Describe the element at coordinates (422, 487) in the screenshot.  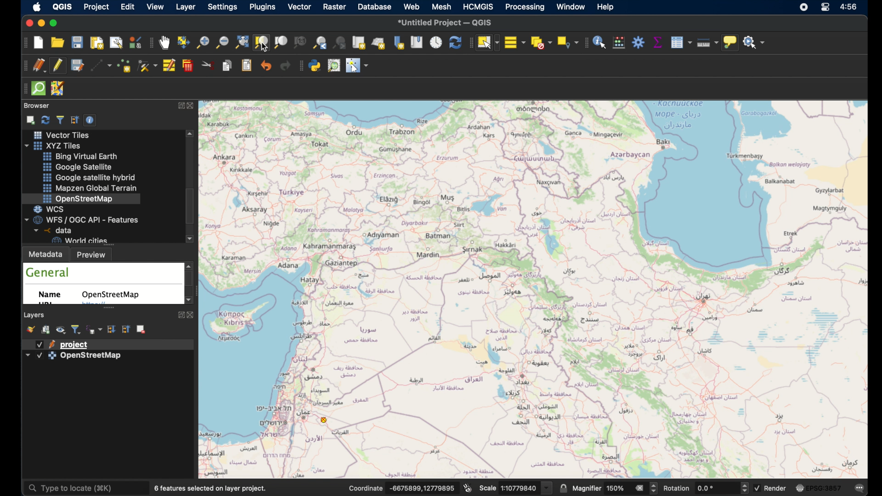
I see `coordinate` at that location.